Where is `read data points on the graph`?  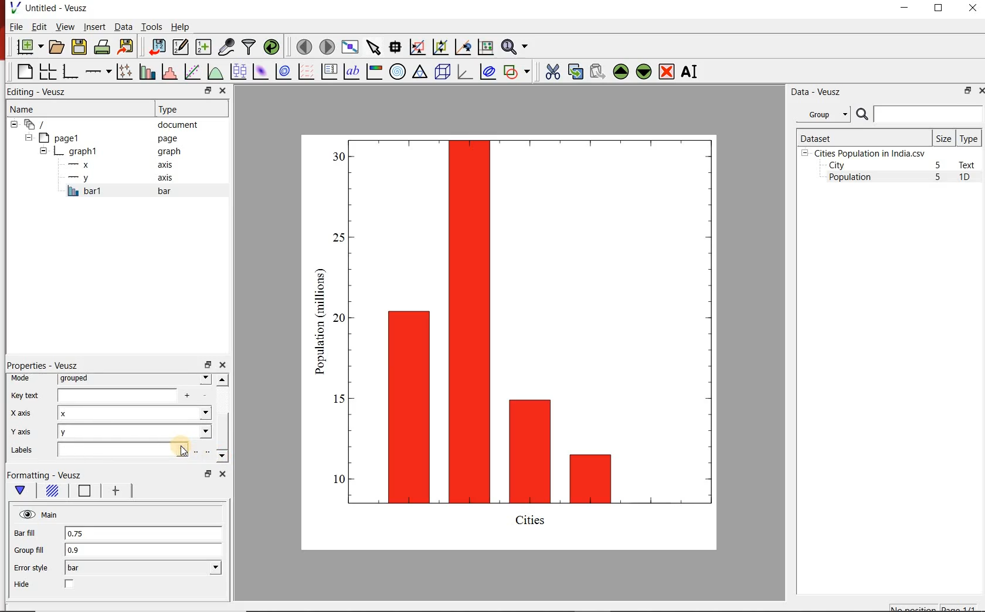
read data points on the graph is located at coordinates (395, 46).